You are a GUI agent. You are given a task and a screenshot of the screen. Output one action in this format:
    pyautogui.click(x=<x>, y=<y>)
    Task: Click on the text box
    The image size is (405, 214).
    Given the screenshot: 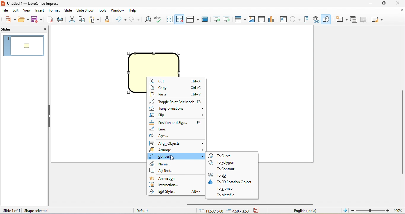 What is the action you would take?
    pyautogui.click(x=284, y=20)
    